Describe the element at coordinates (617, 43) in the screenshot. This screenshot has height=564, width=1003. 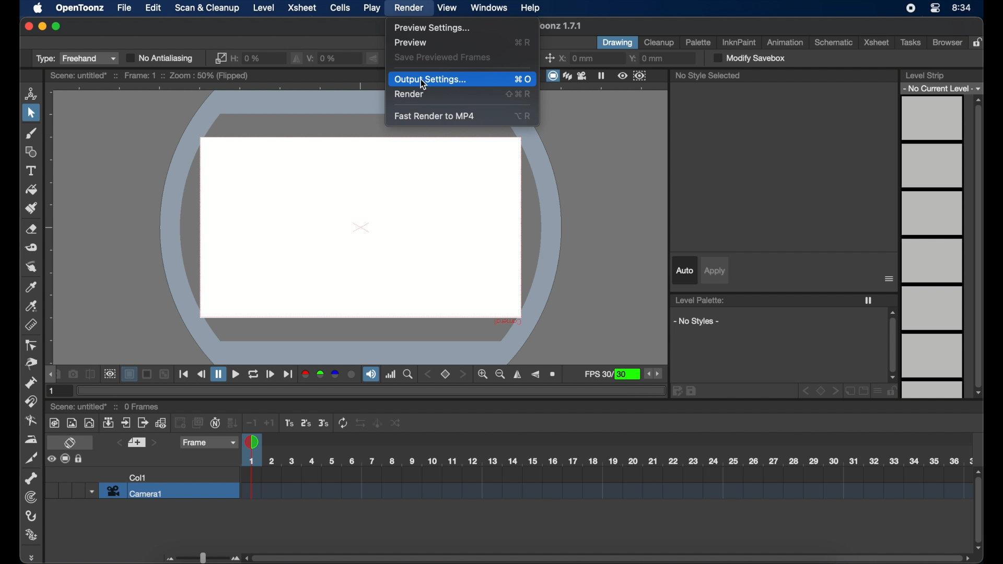
I see `drawing` at that location.